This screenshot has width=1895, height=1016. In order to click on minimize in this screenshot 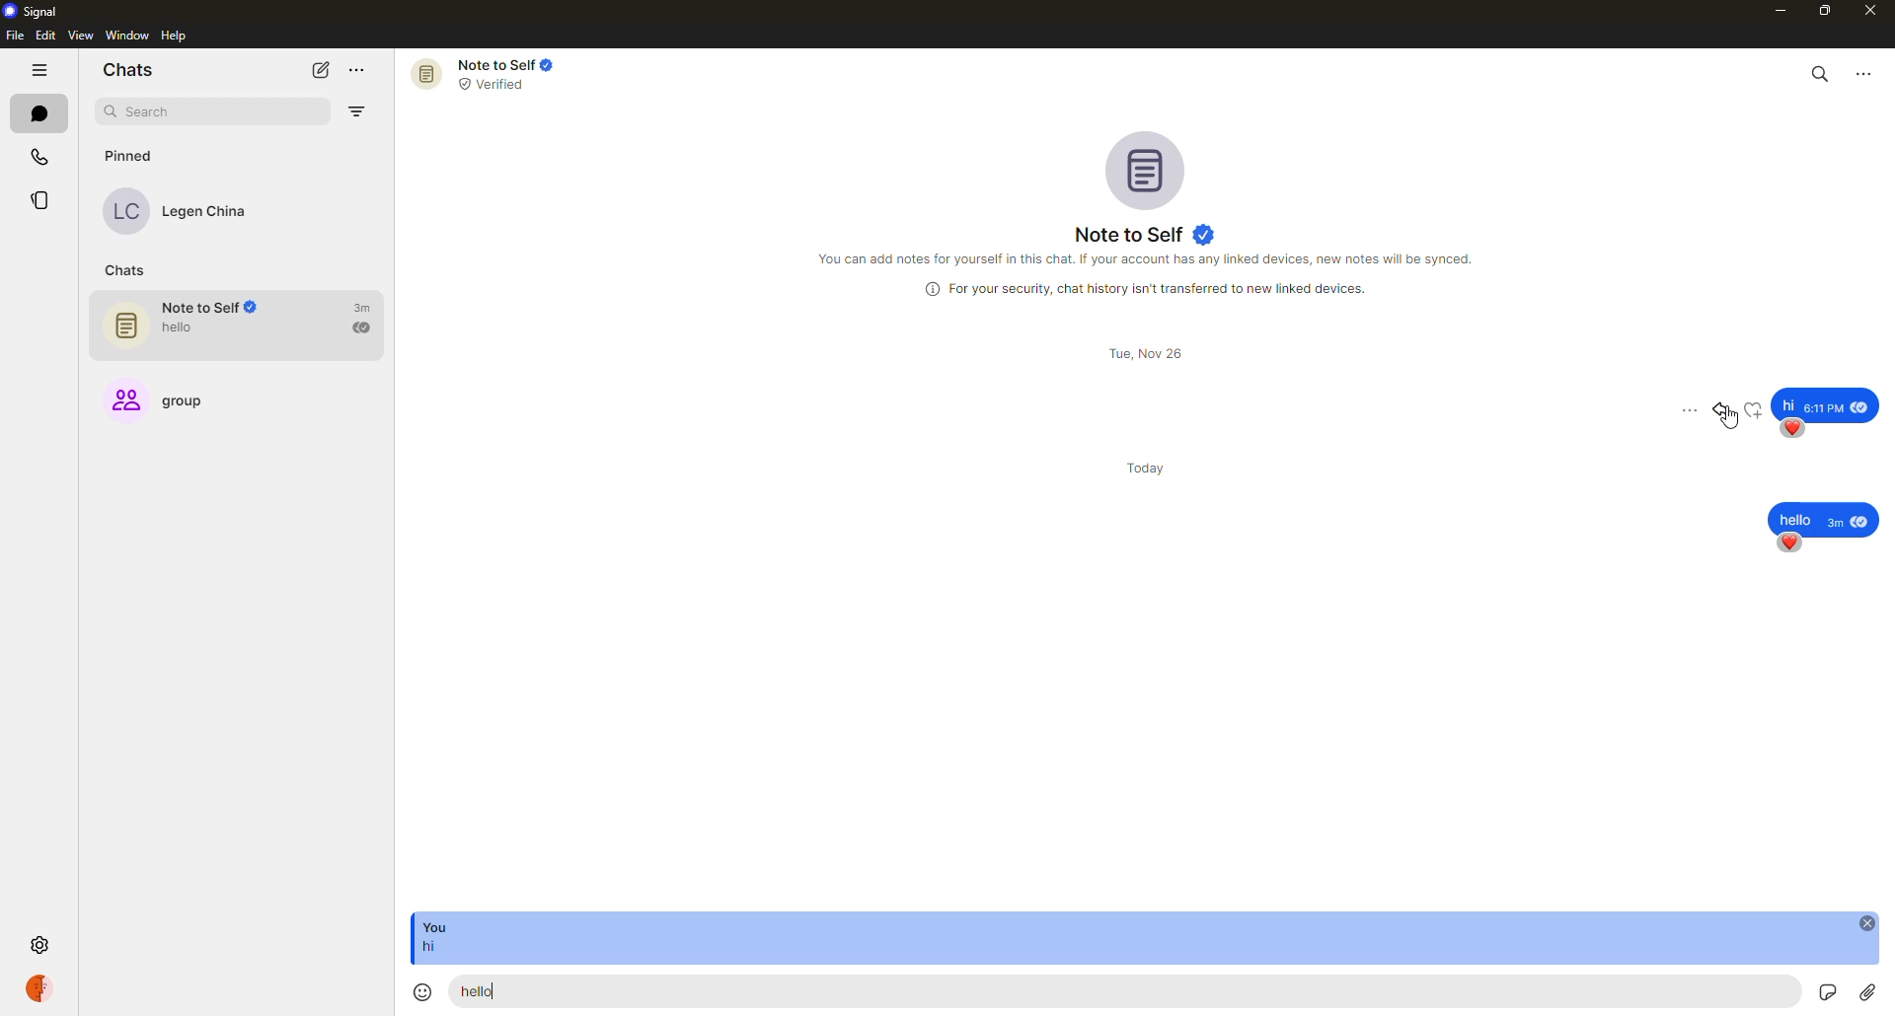, I will do `click(1778, 12)`.